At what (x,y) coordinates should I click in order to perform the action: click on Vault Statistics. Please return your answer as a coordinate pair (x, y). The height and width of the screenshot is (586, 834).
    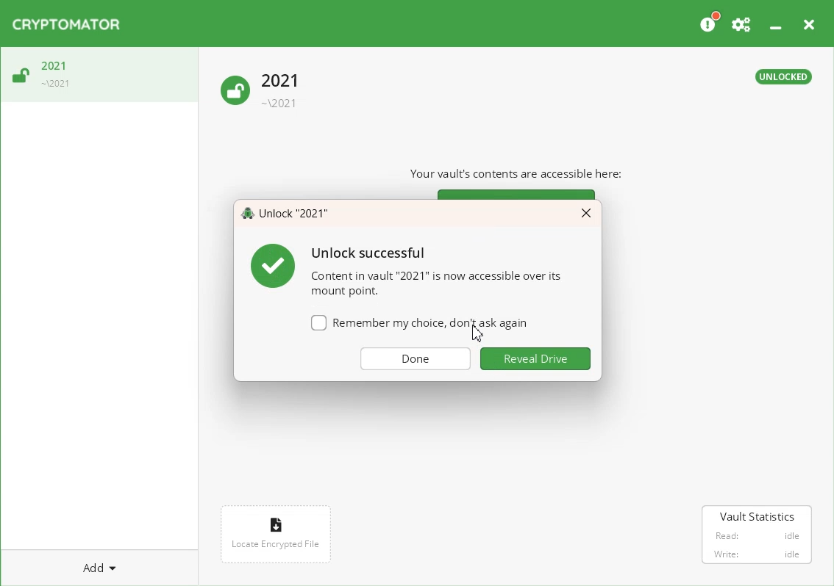
    Looking at the image, I should click on (758, 536).